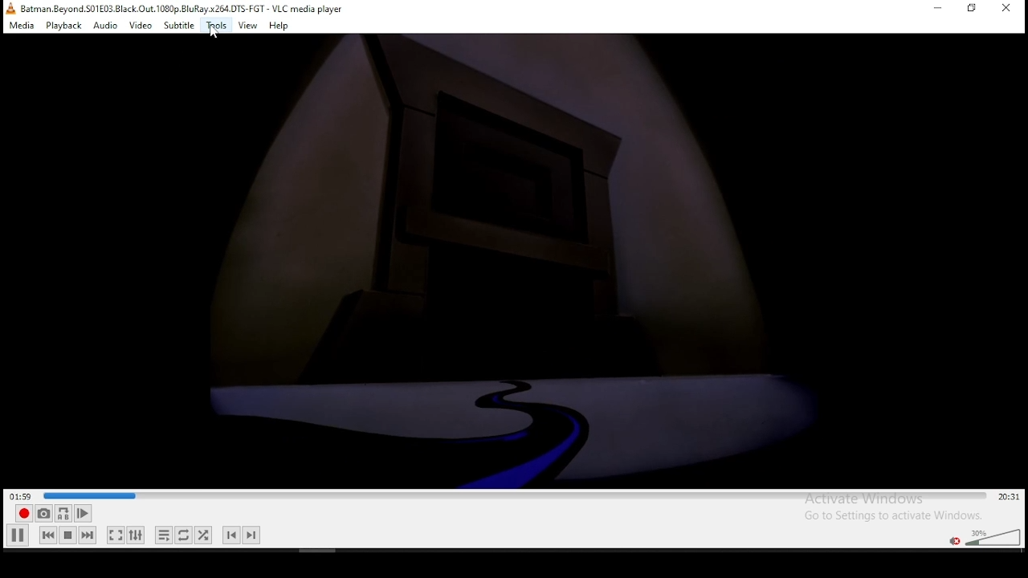 The height and width of the screenshot is (578, 1028). Describe the element at coordinates (1010, 497) in the screenshot. I see `remaining/total time` at that location.